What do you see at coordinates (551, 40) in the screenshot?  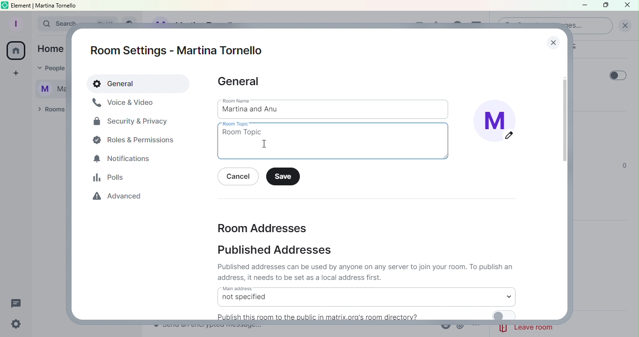 I see `Close` at bounding box center [551, 40].